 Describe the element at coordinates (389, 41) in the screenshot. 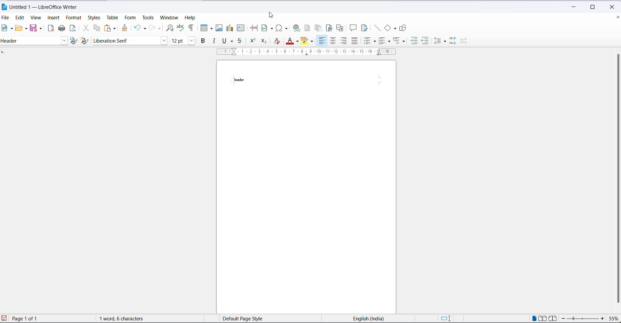

I see `toggle ordered list options` at that location.